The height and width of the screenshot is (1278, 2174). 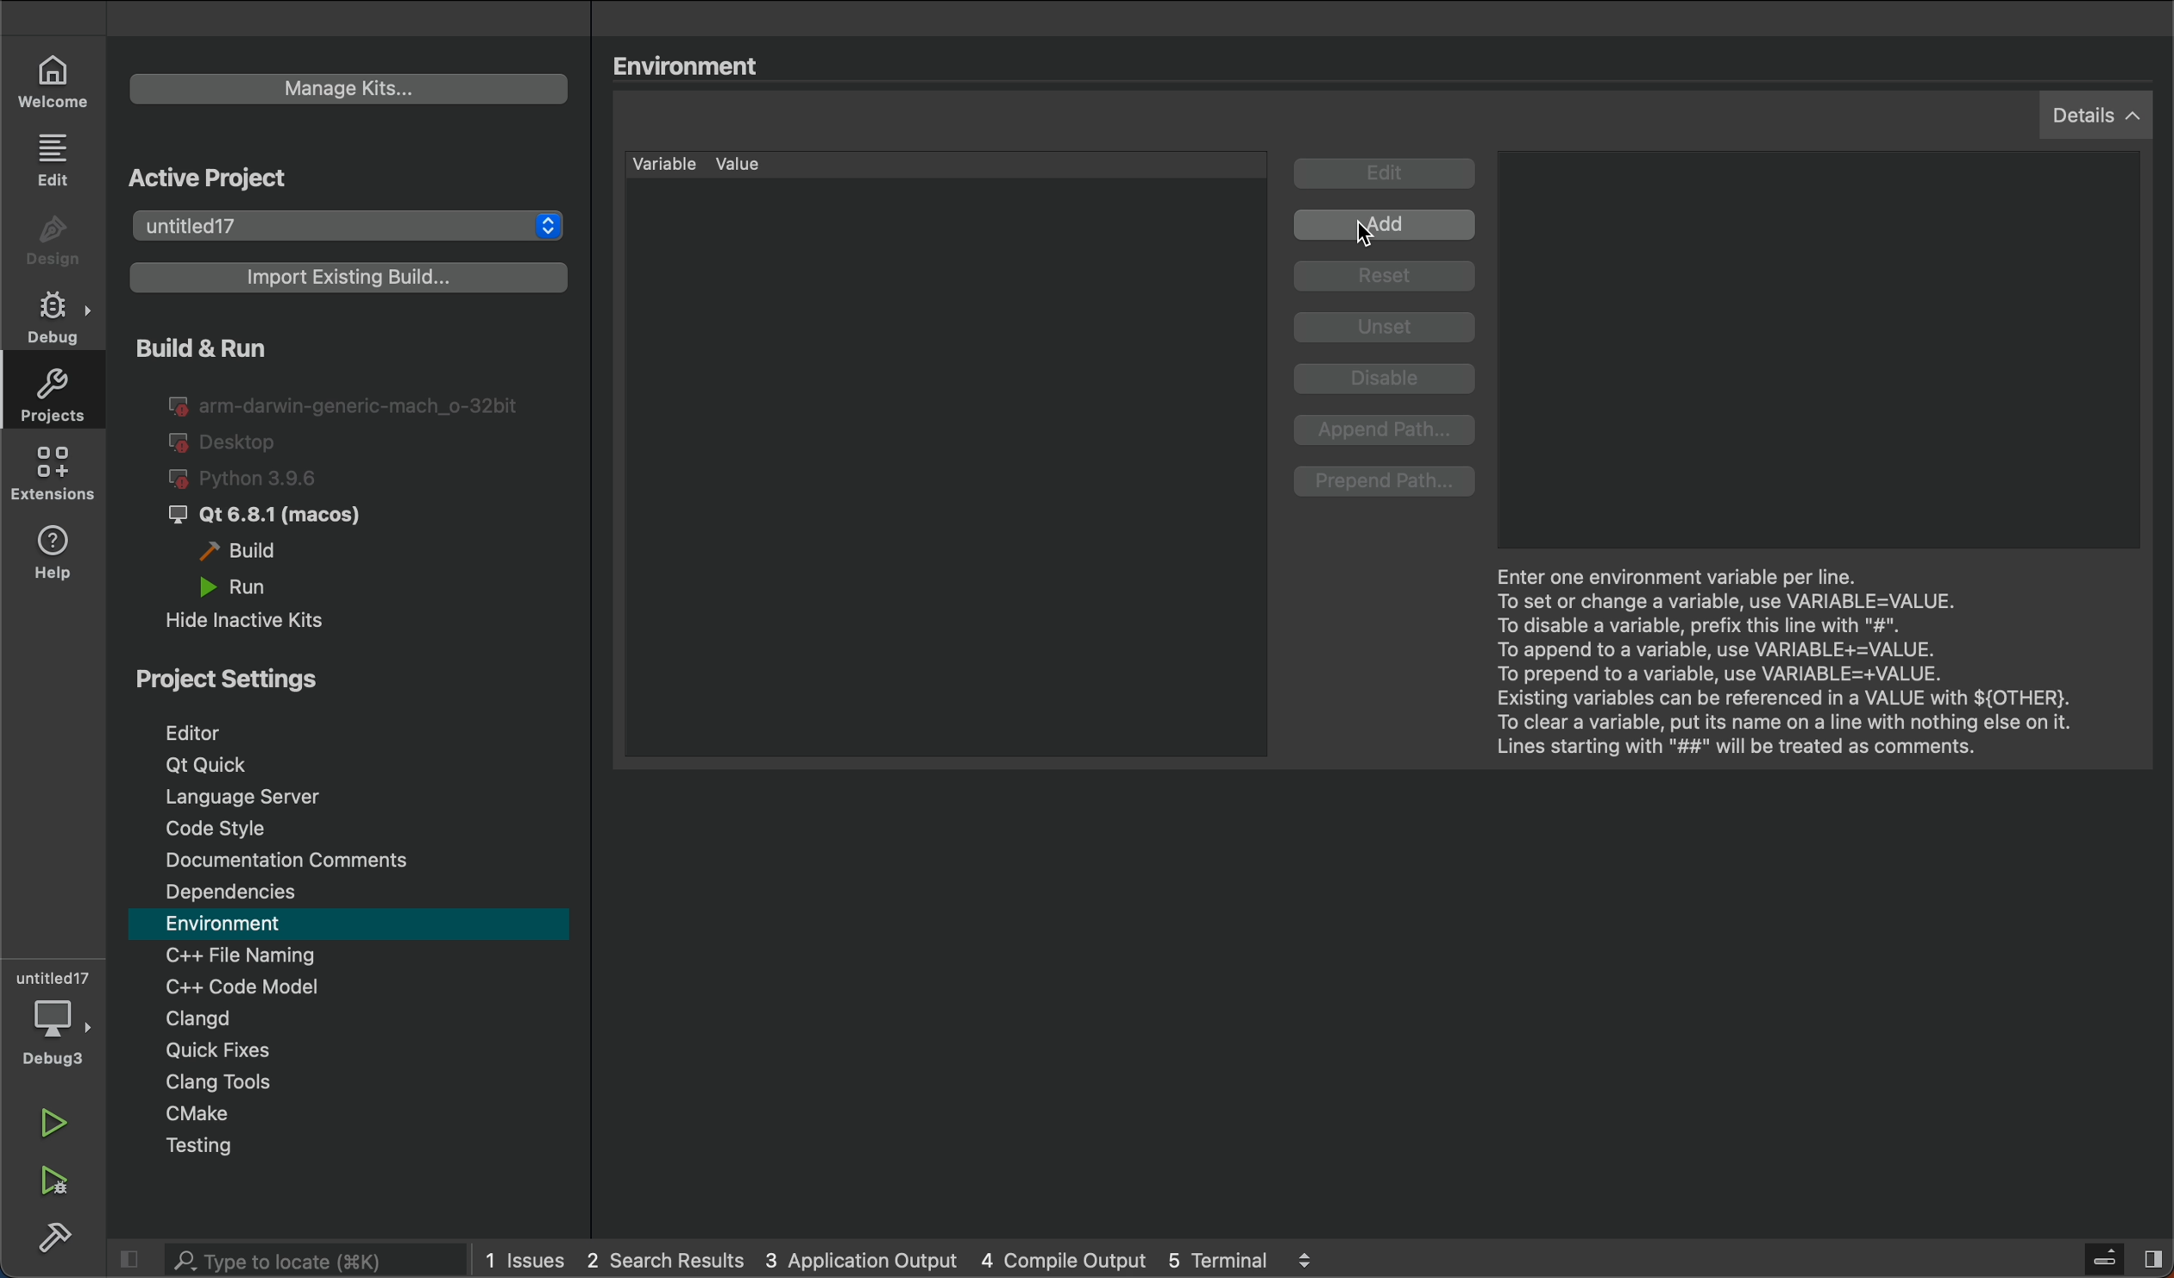 I want to click on Unset, so click(x=1385, y=328).